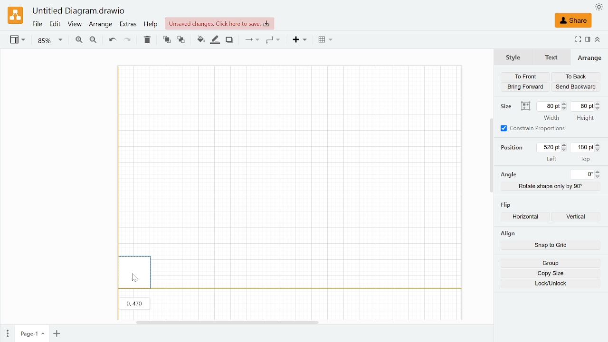 This screenshot has height=342, width=608. Describe the element at coordinates (489, 155) in the screenshot. I see `Vertical Scroll Bar` at that location.